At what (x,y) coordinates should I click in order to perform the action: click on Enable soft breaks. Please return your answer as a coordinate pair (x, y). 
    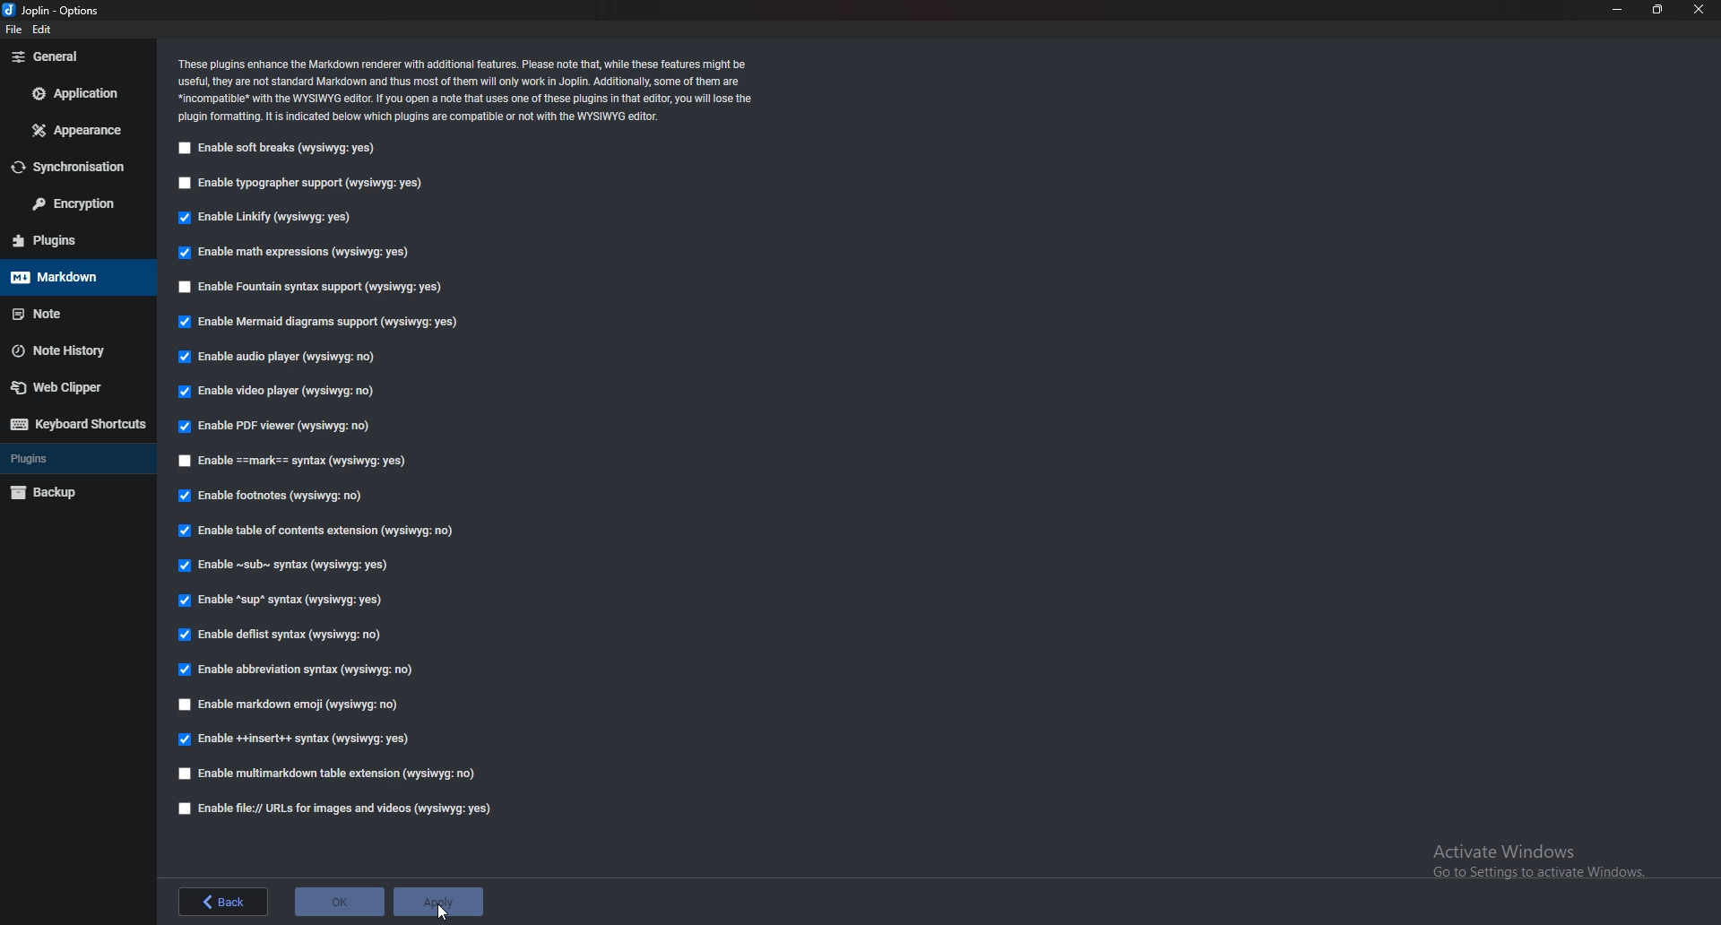
    Looking at the image, I should click on (273, 149).